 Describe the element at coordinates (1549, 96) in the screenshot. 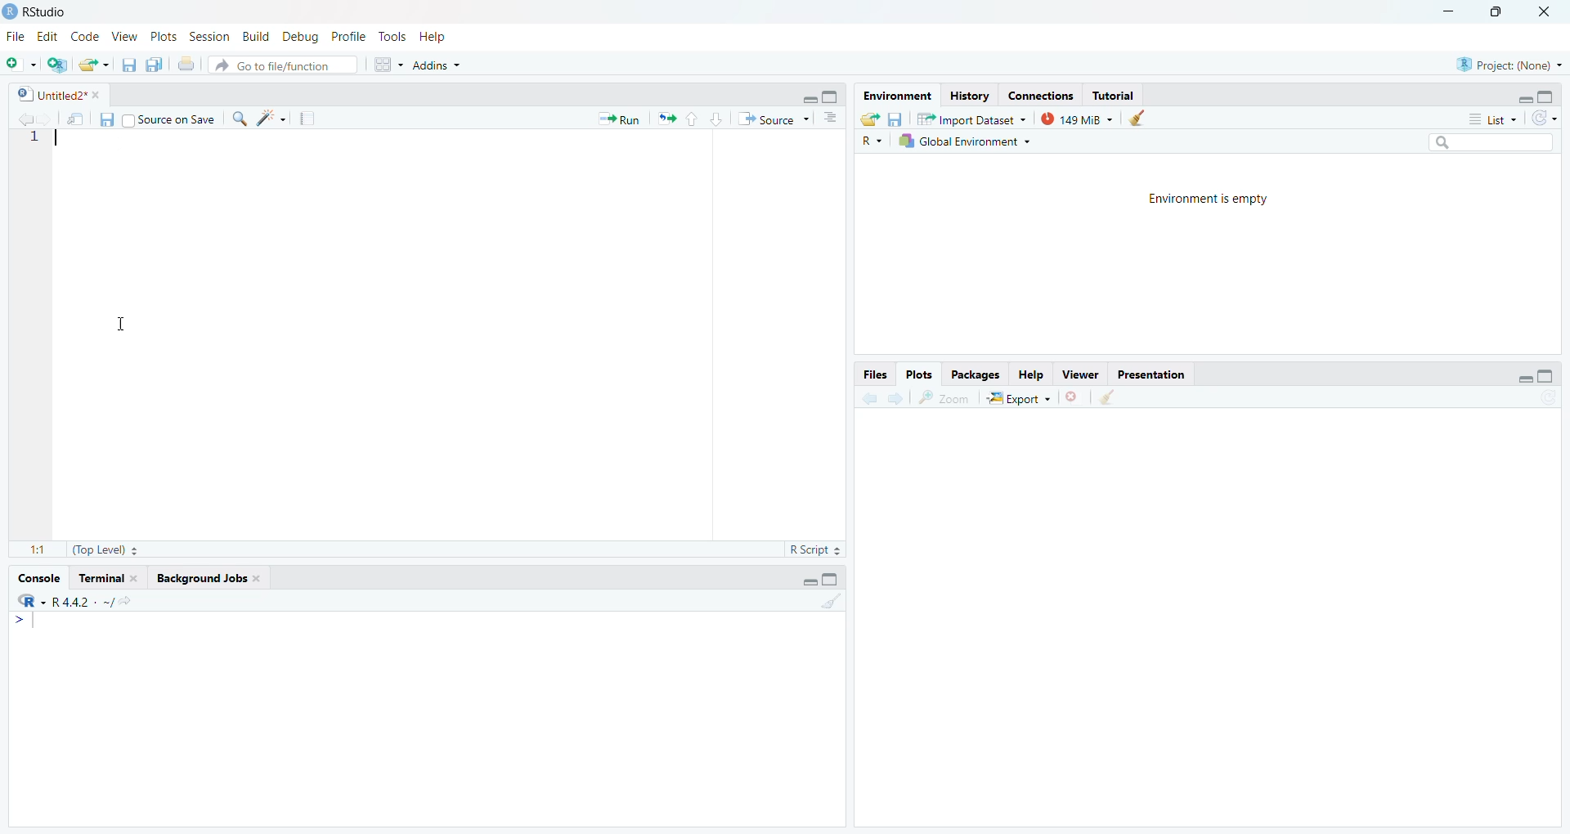

I see `Maximize` at that location.